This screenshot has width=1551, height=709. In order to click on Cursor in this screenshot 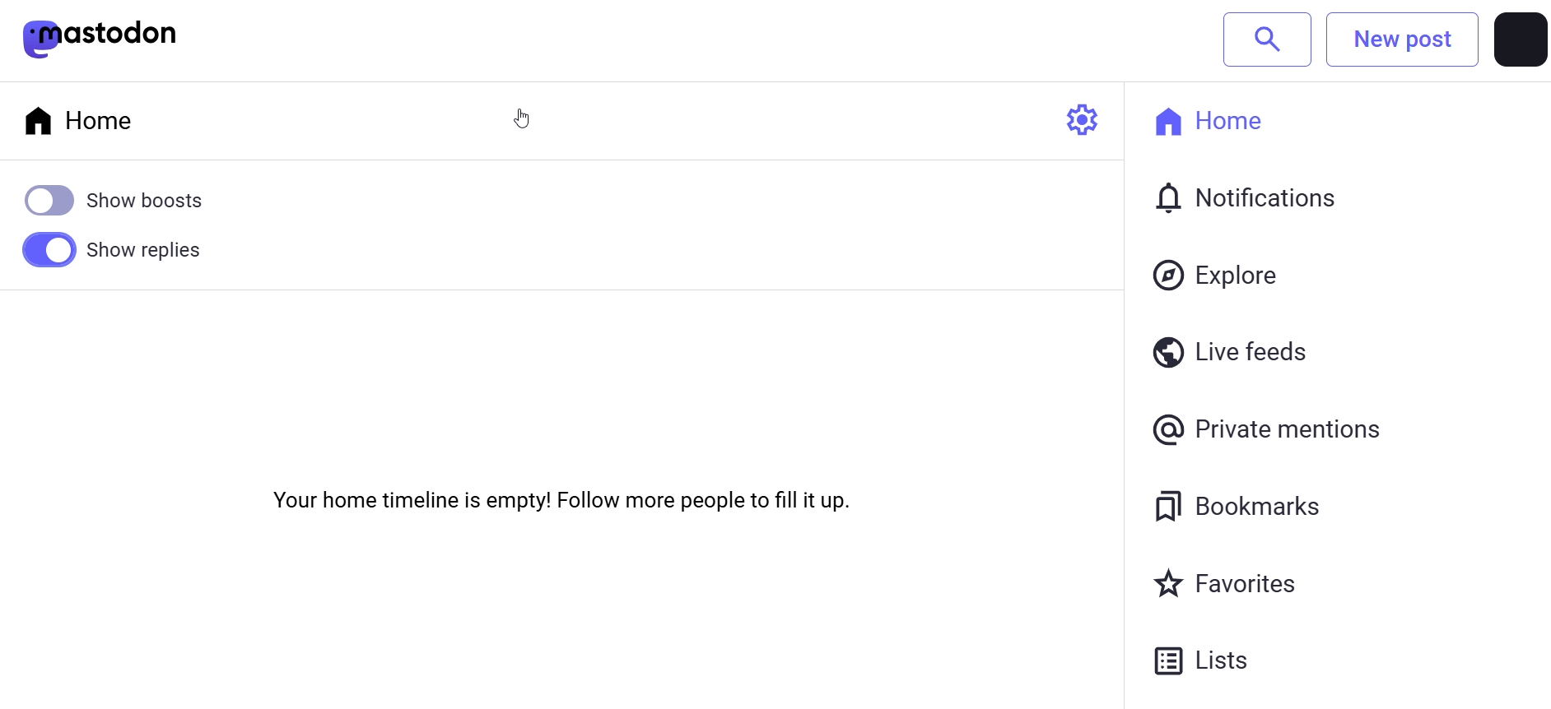, I will do `click(530, 118)`.